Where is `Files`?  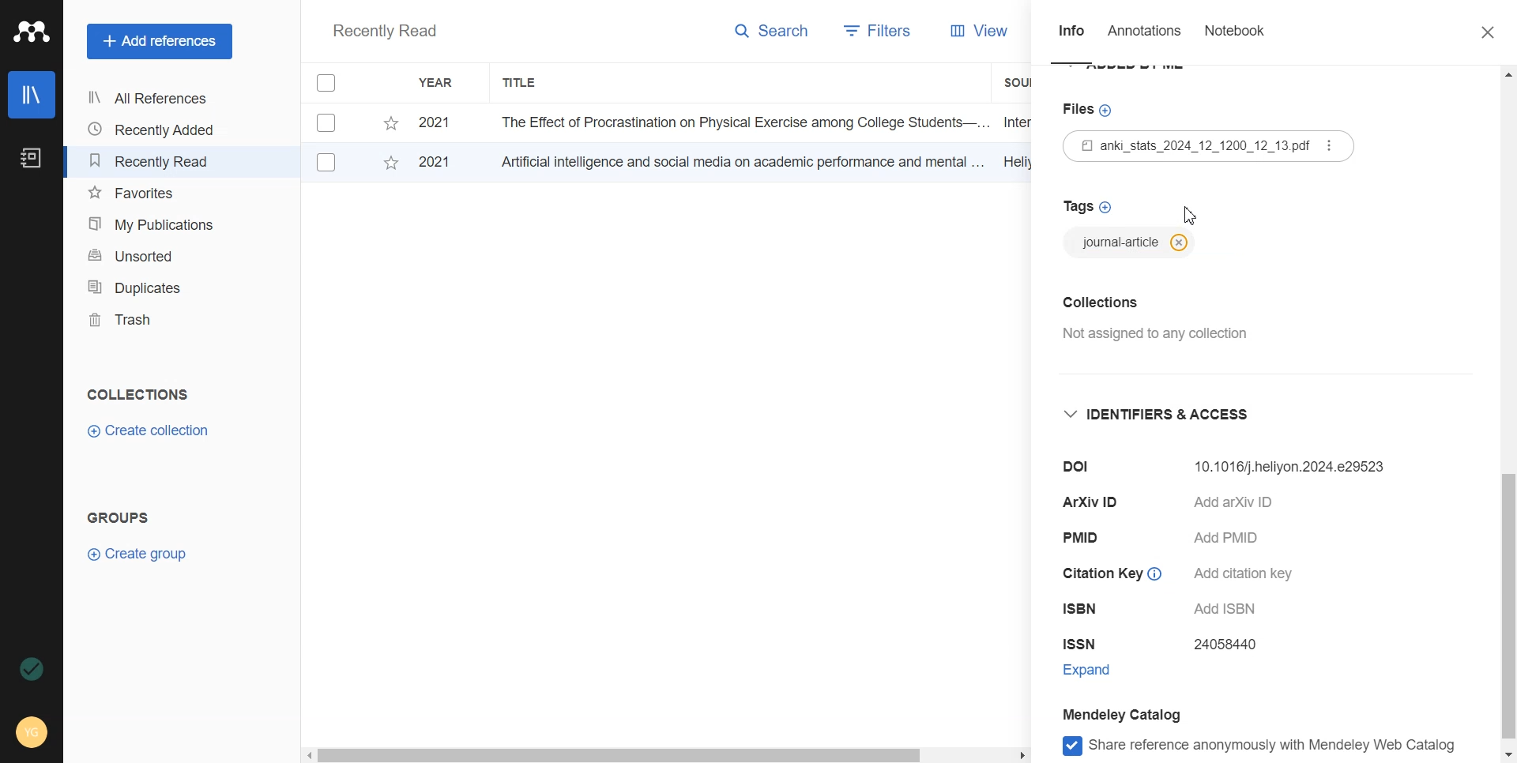
Files is located at coordinates (1090, 111).